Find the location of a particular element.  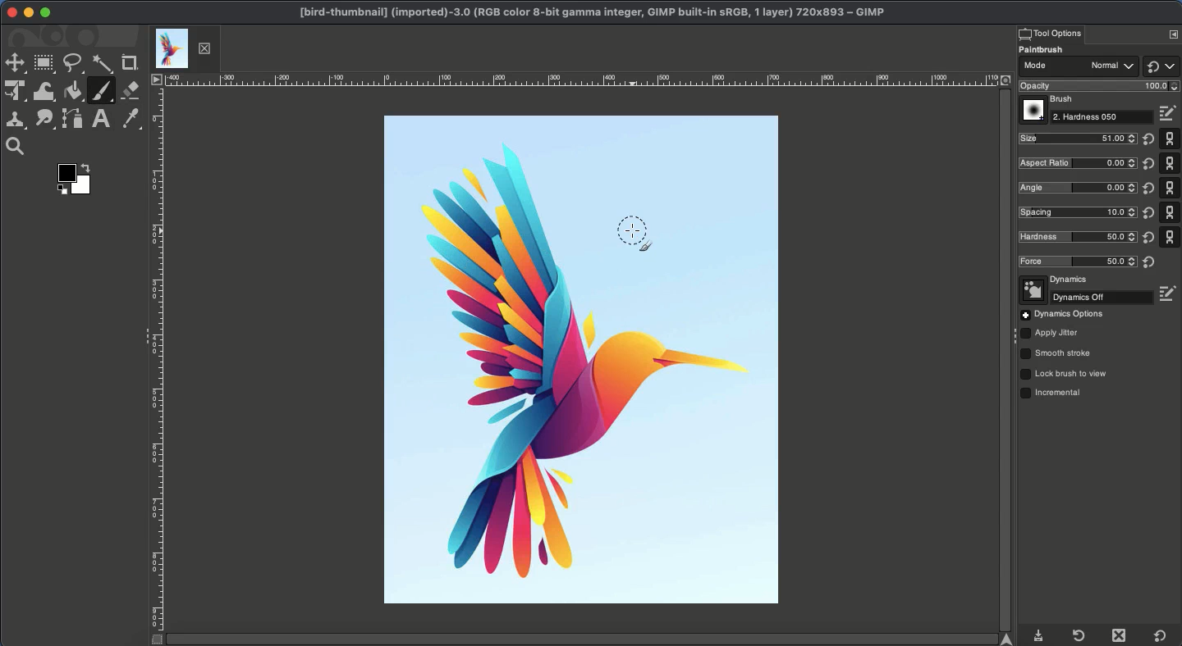

Tool options is located at coordinates (1050, 33).